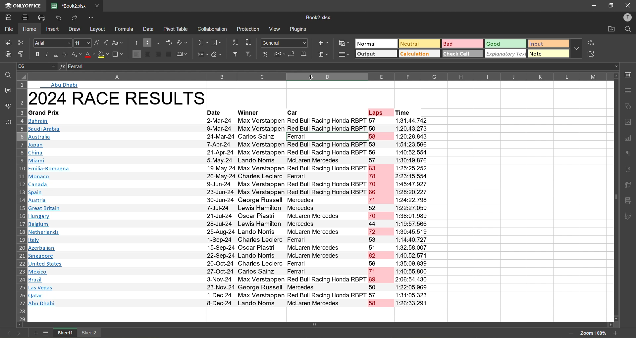 This screenshot has height=338, width=636. What do you see at coordinates (549, 54) in the screenshot?
I see `note` at bounding box center [549, 54].